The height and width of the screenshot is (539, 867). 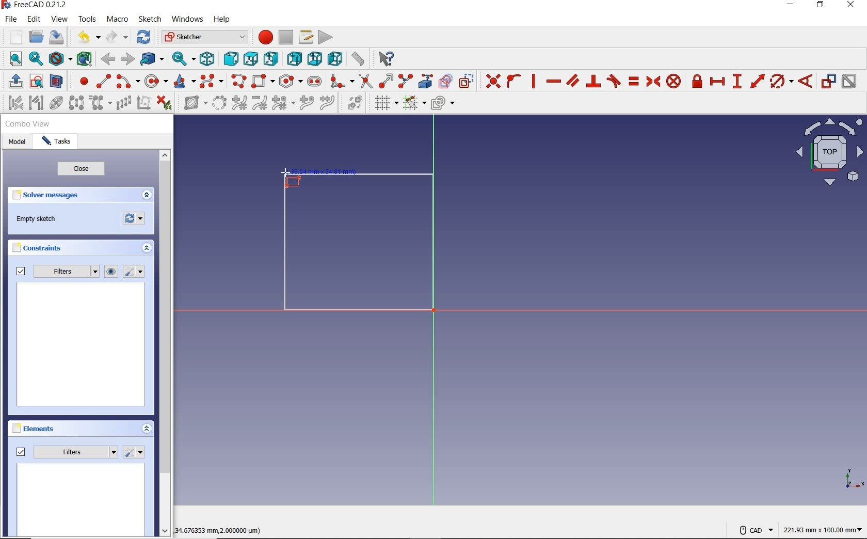 I want to click on settings, so click(x=135, y=452).